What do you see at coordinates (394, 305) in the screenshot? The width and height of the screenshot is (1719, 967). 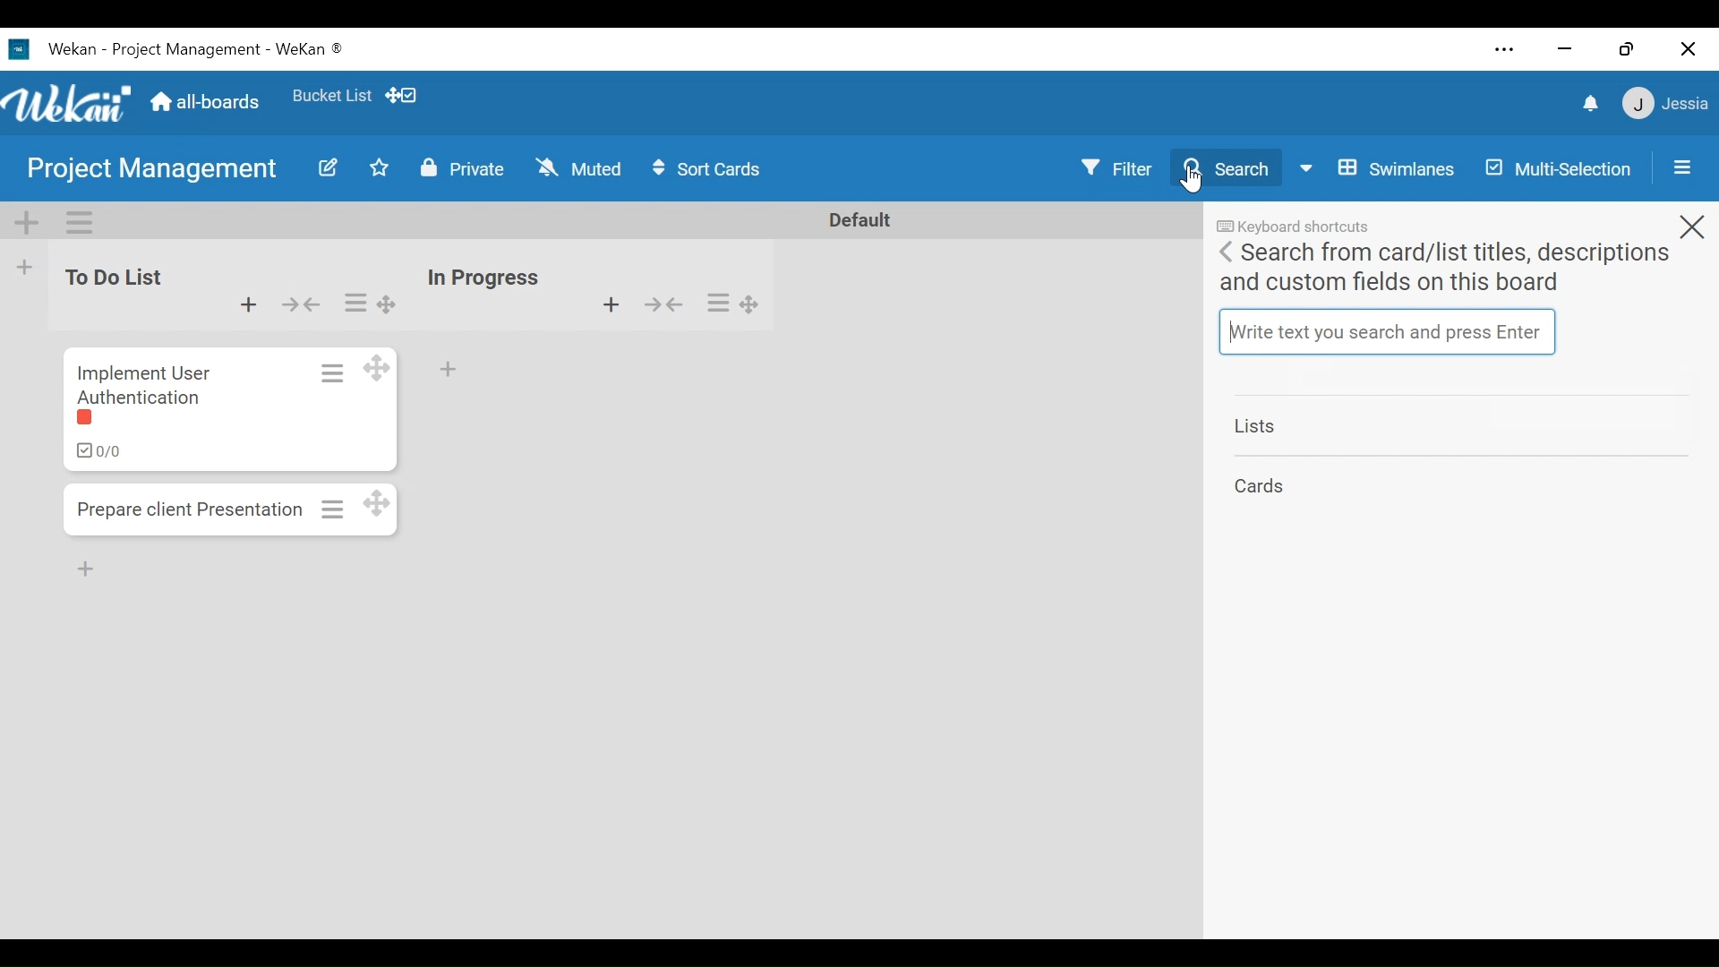 I see `Desktop drag handles` at bounding box center [394, 305].